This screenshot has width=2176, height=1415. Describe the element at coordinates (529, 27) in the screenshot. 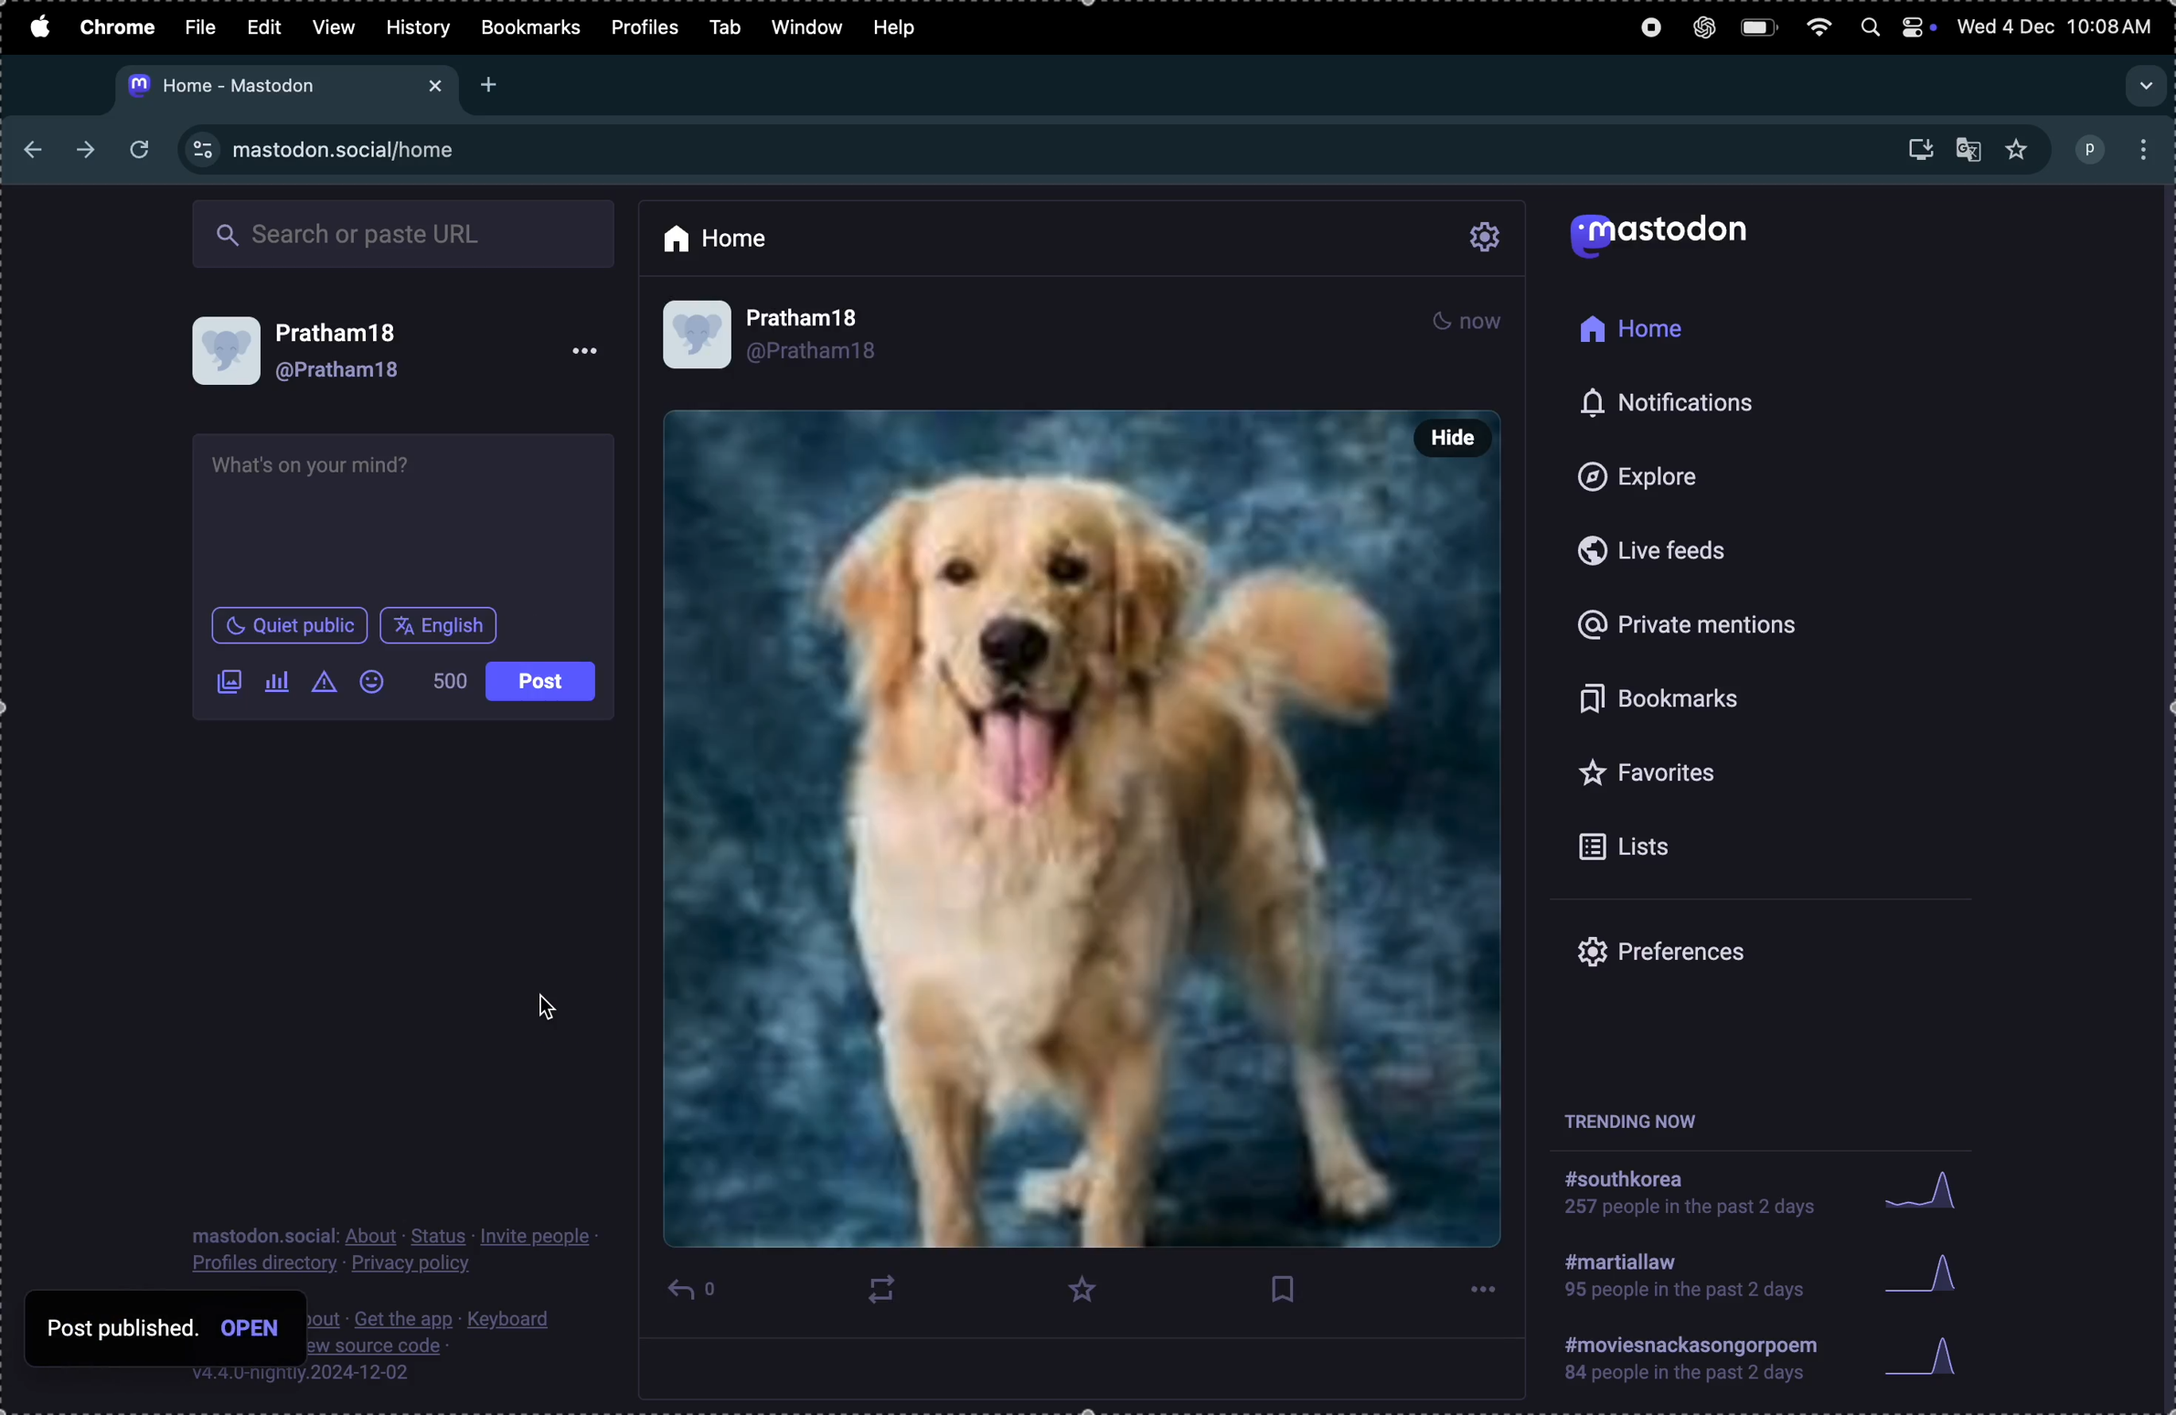

I see `Bookmarks` at that location.